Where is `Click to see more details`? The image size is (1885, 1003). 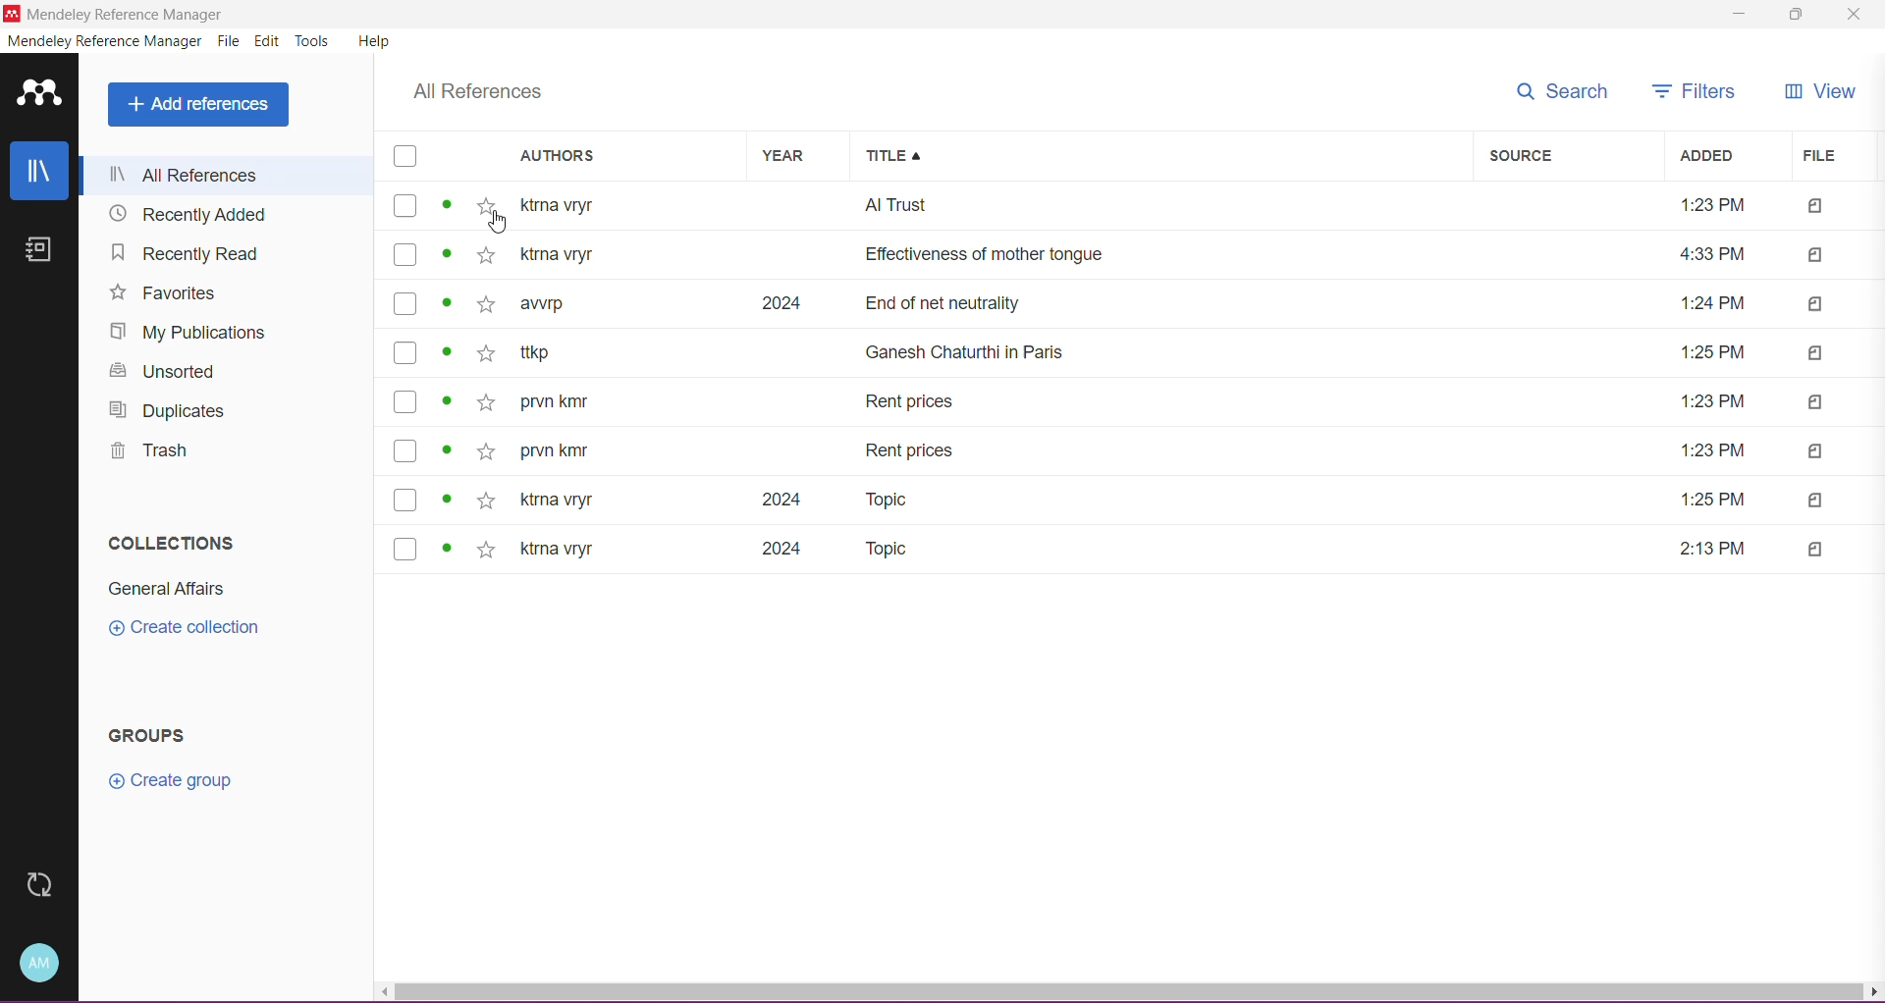 Click to see more details is located at coordinates (448, 400).